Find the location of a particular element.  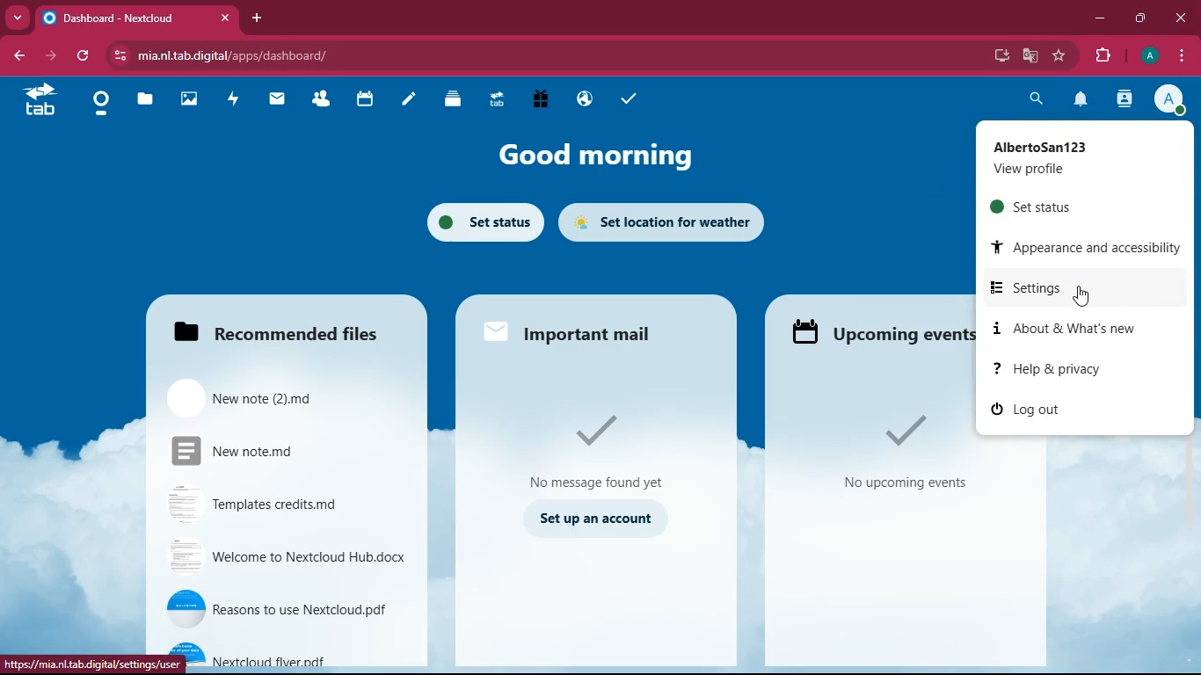

Upgrade is located at coordinates (498, 101).